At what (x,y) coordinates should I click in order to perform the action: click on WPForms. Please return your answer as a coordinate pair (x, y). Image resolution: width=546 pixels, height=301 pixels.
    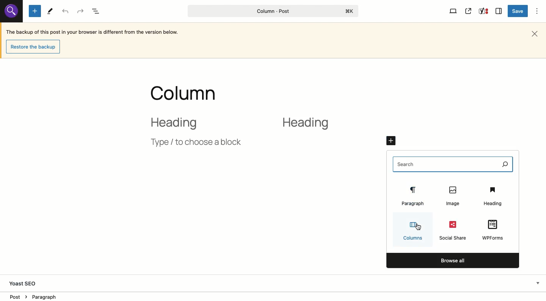
    Looking at the image, I should click on (492, 229).